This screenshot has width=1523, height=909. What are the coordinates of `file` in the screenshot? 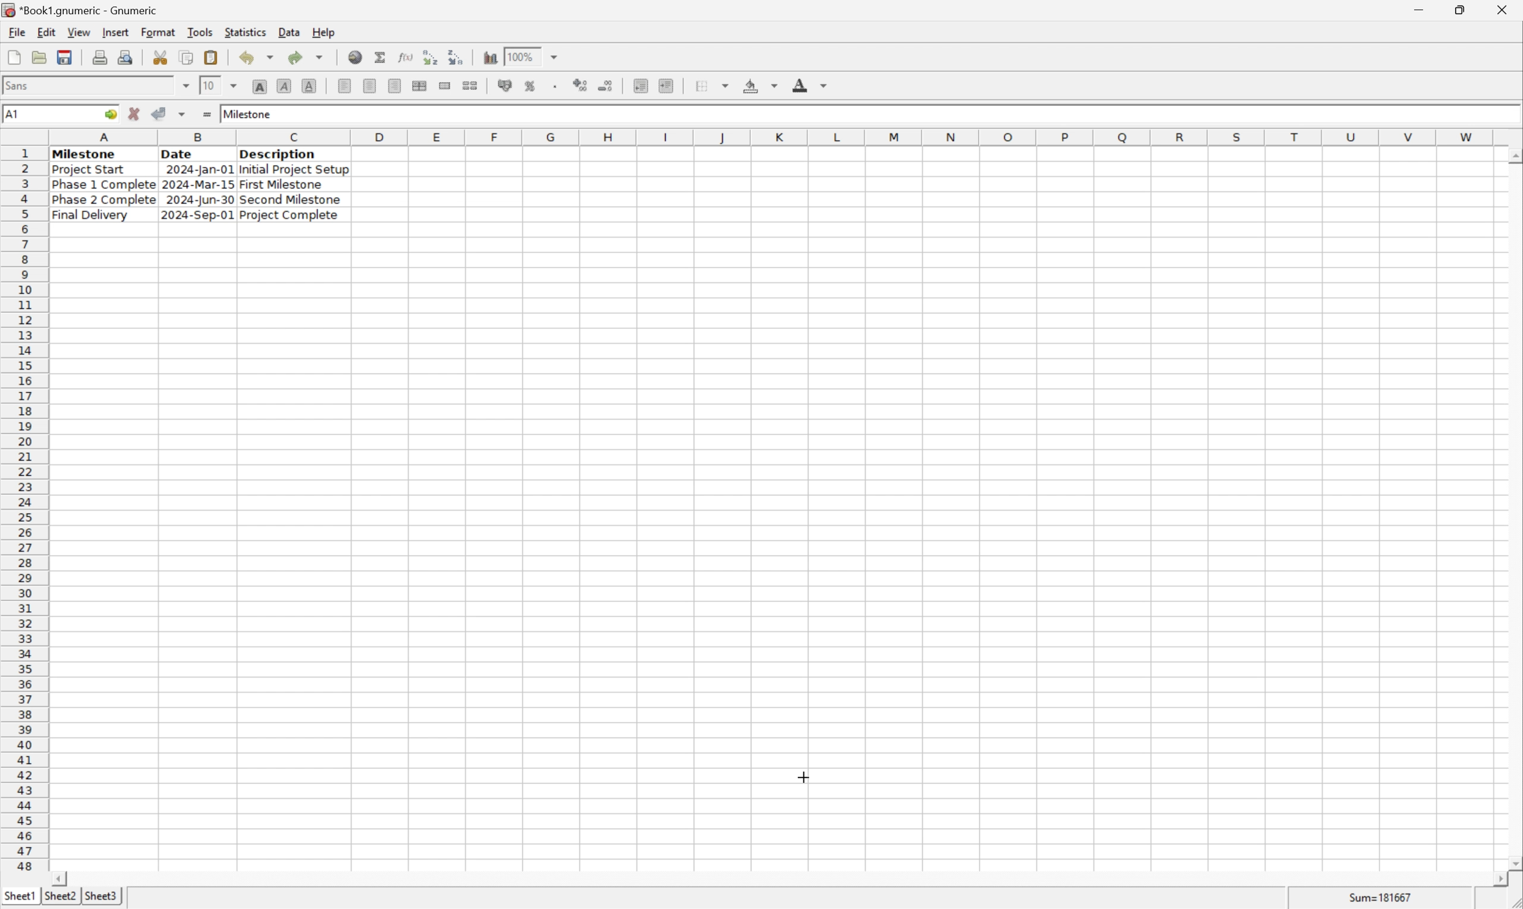 It's located at (17, 32).